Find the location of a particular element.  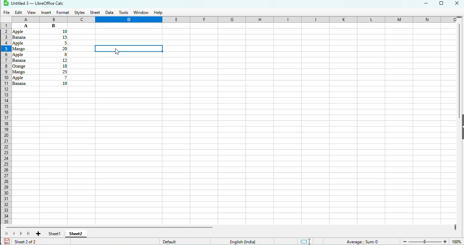

columns is located at coordinates (235, 19).